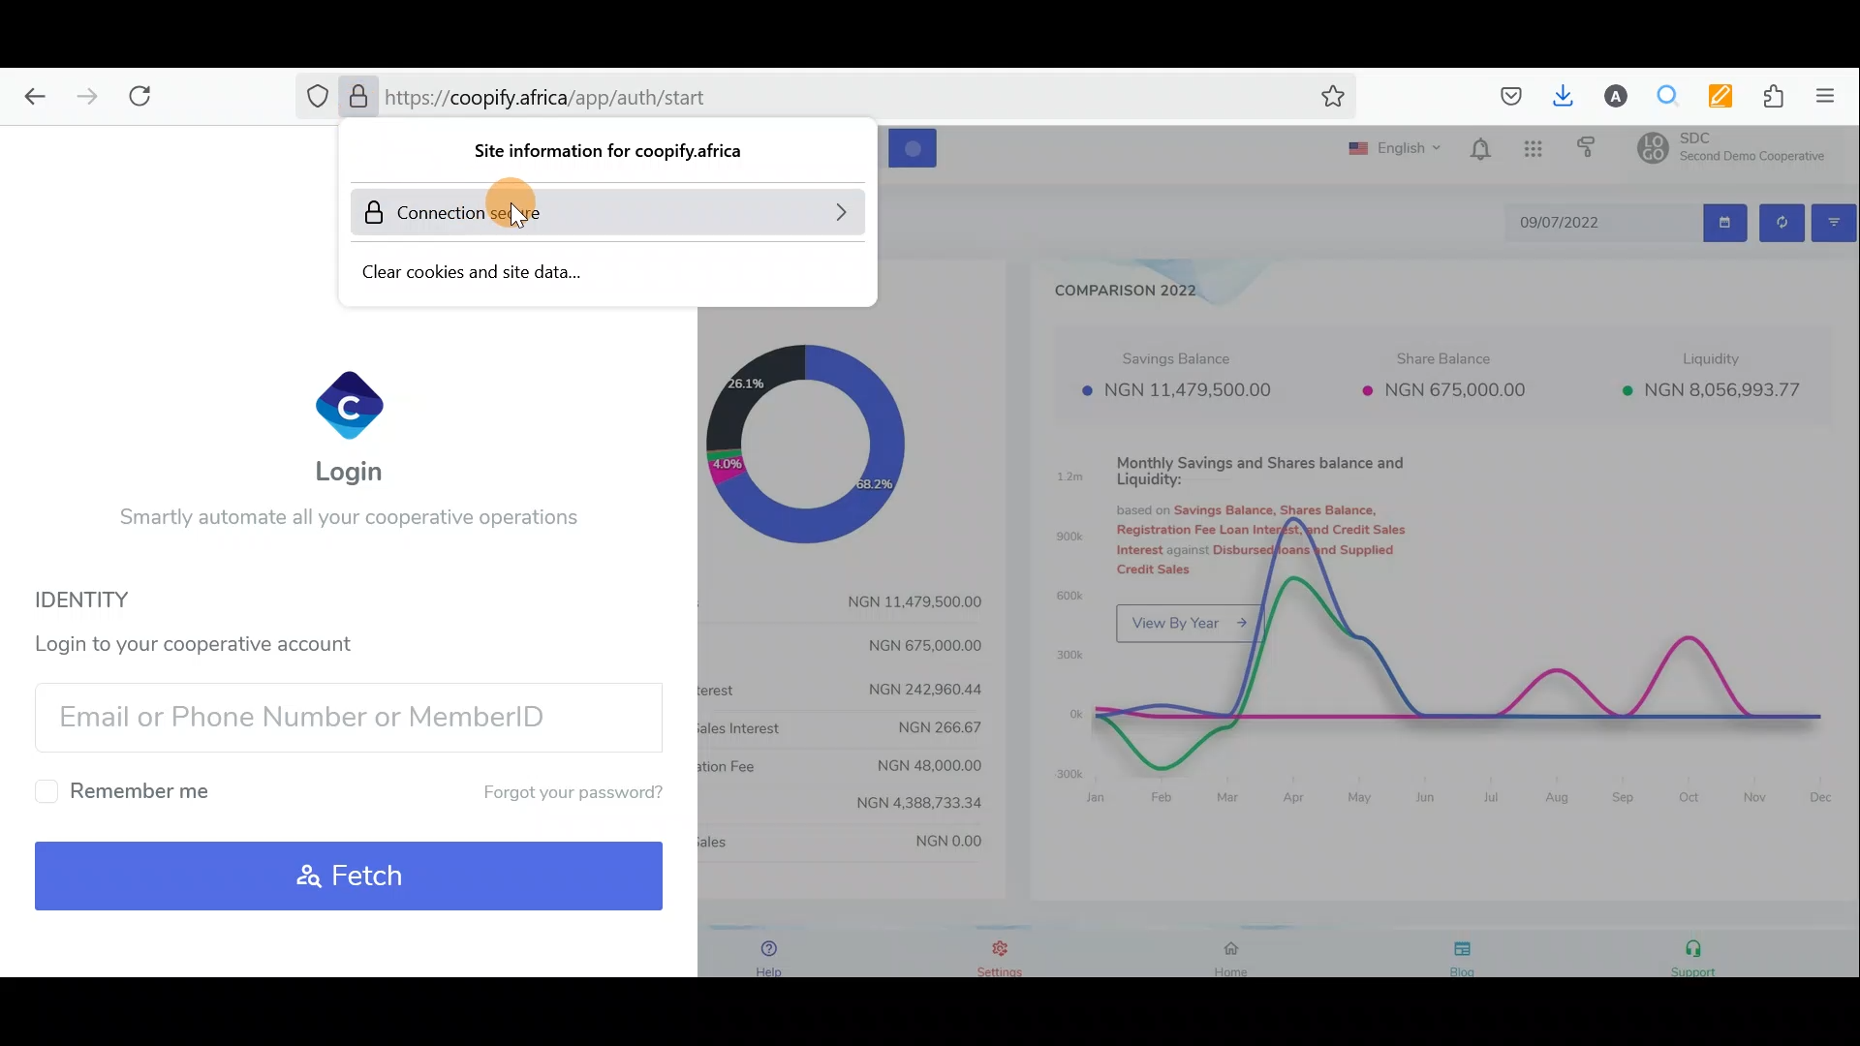 This screenshot has height=1046, width=1860. What do you see at coordinates (148, 96) in the screenshot?
I see `Reload current page` at bounding box center [148, 96].